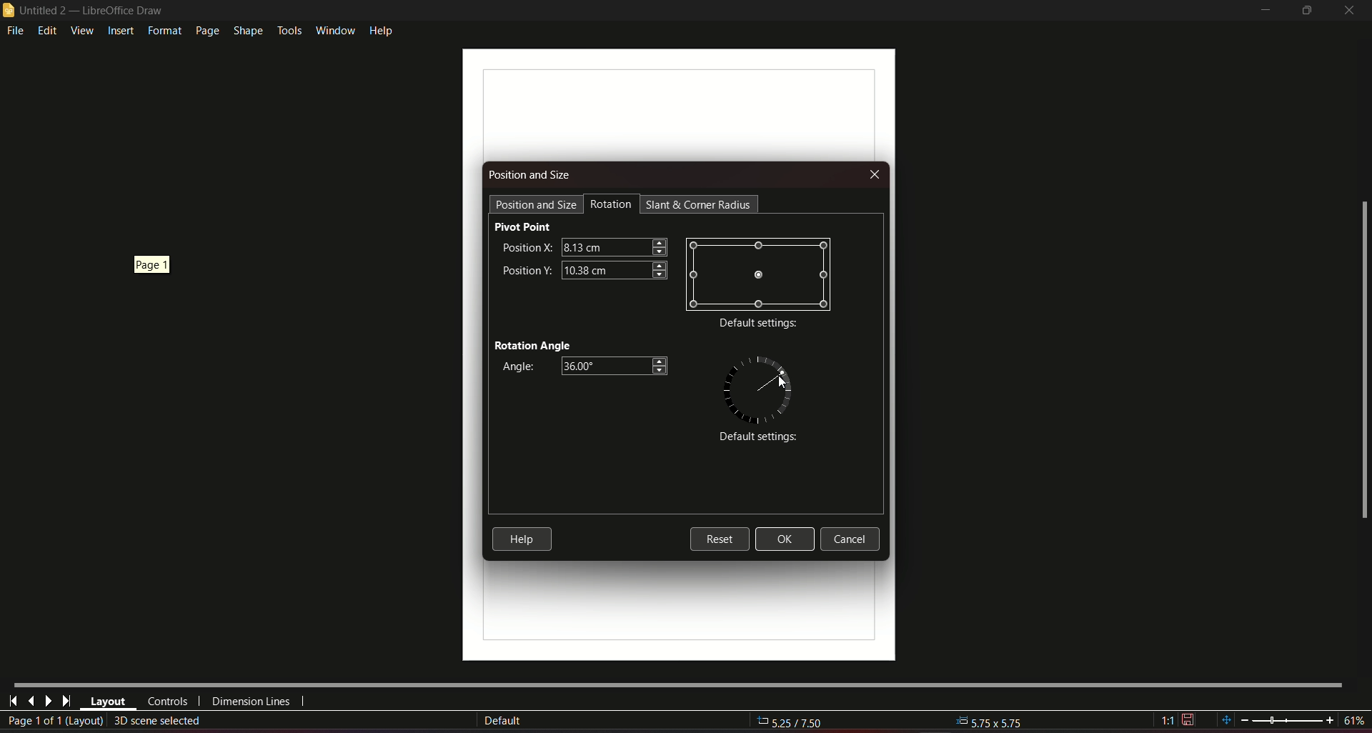  What do you see at coordinates (854, 539) in the screenshot?
I see `Cancel` at bounding box center [854, 539].